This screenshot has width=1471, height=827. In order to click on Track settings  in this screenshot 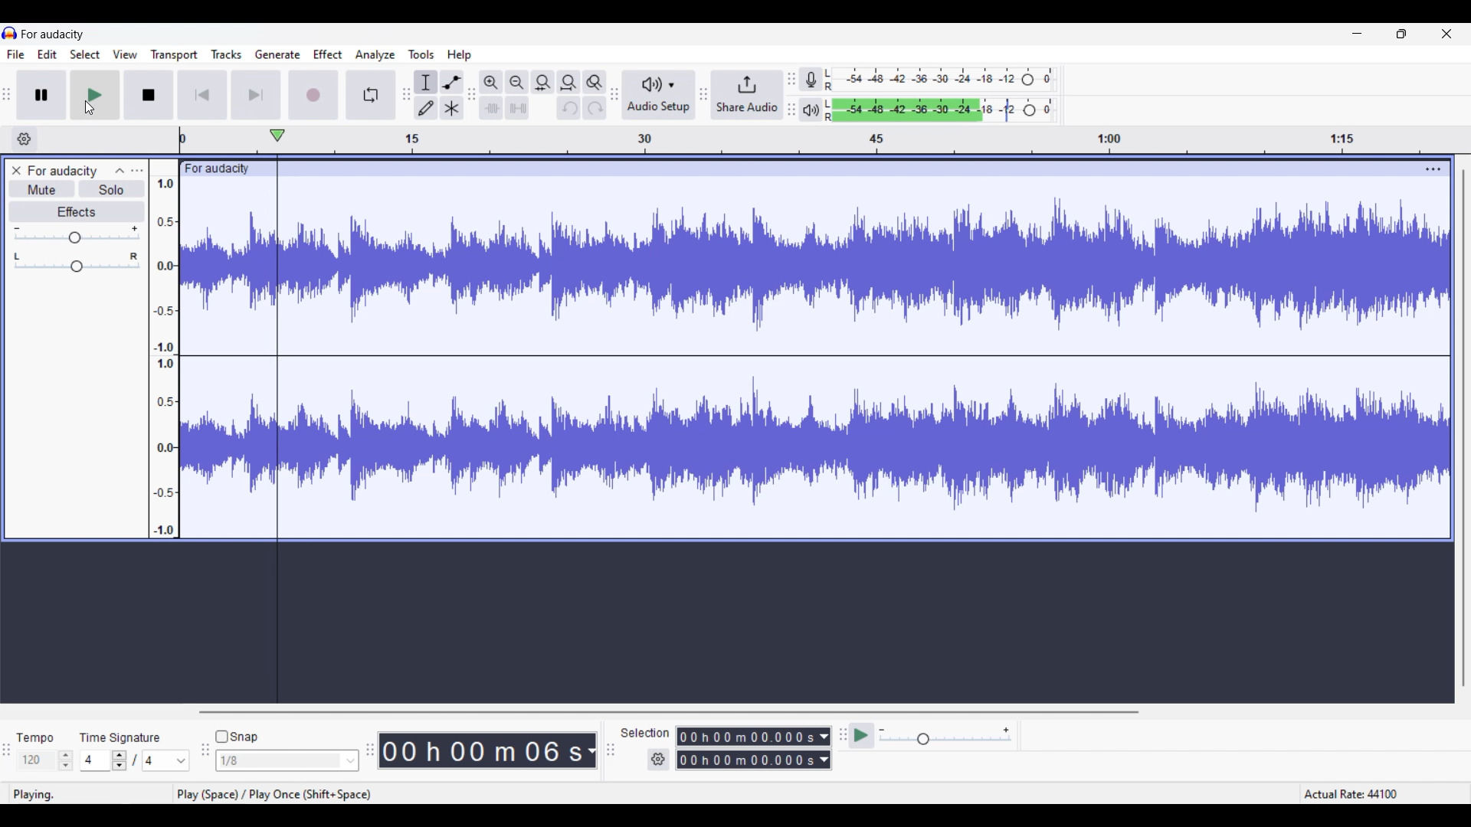, I will do `click(1433, 169)`.